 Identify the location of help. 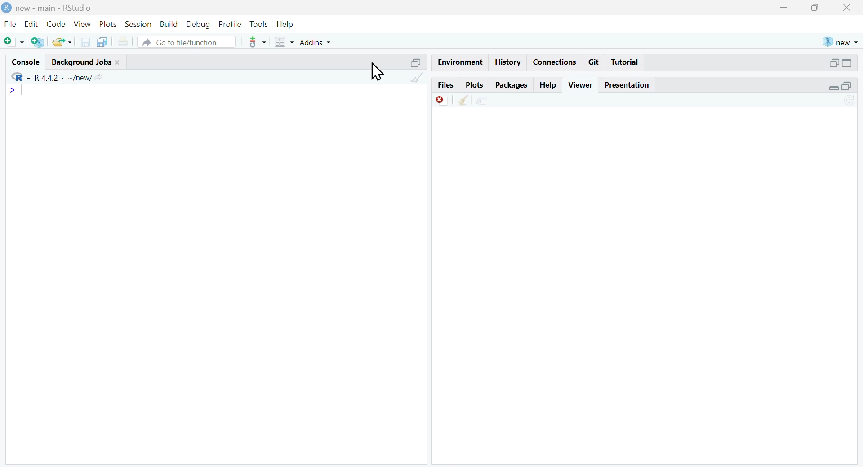
(285, 24).